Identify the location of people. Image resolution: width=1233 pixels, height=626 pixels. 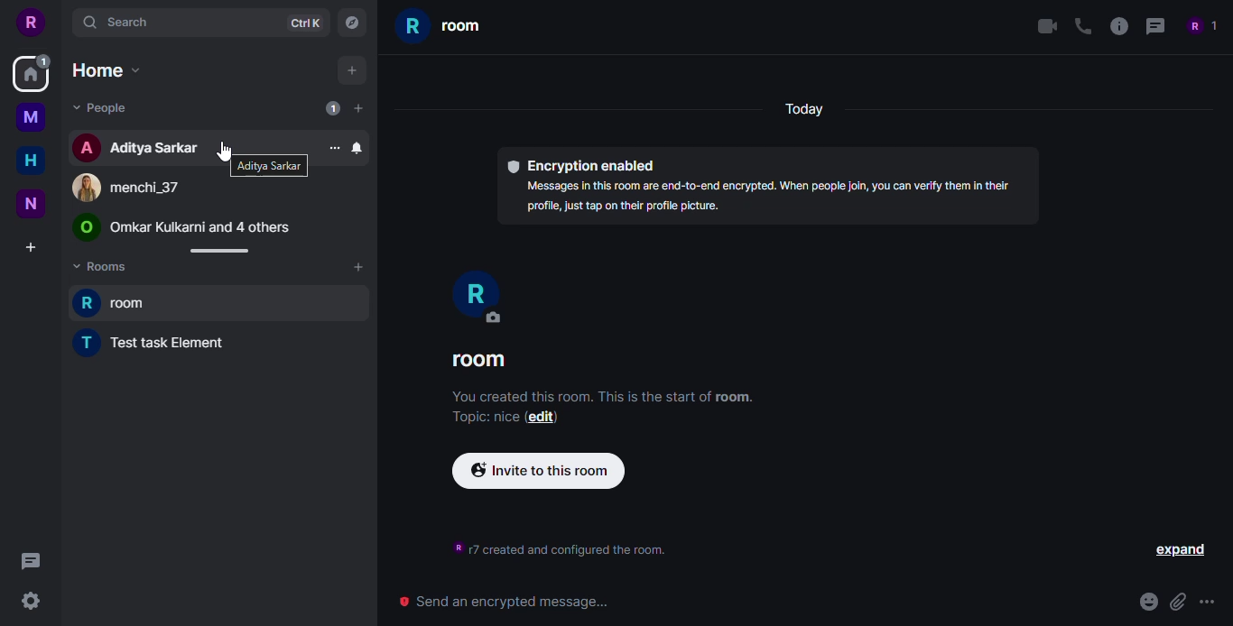
(1201, 25).